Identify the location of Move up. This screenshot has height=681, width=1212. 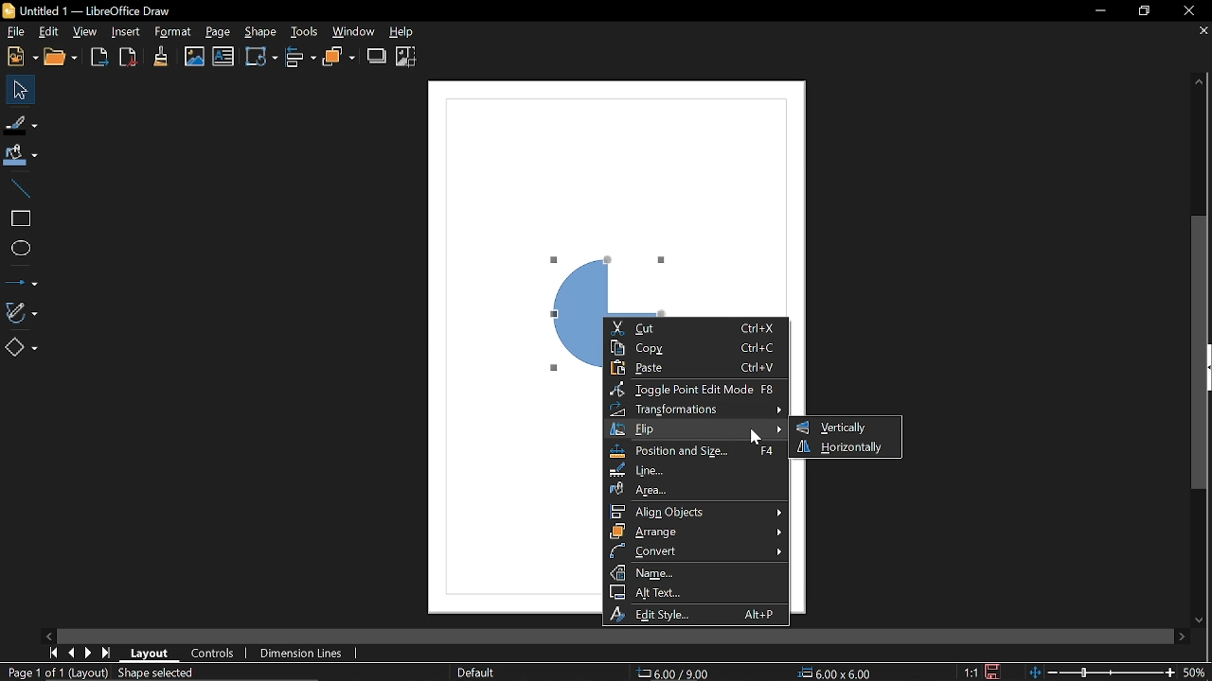
(1199, 82).